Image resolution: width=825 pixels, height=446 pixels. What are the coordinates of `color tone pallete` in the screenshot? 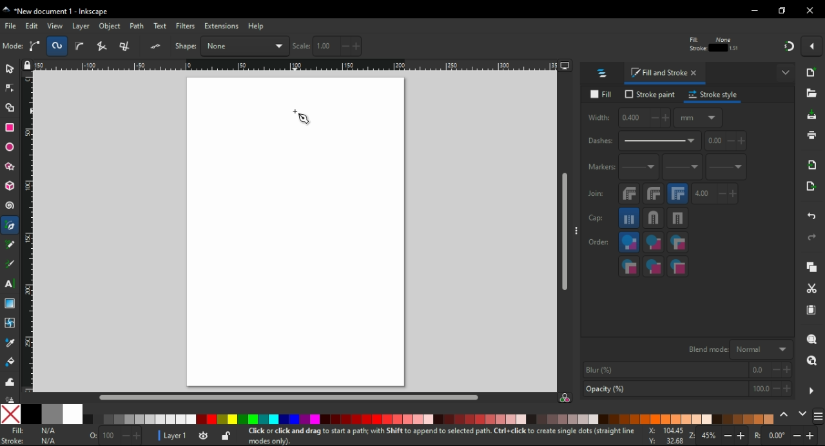 It's located at (141, 420).